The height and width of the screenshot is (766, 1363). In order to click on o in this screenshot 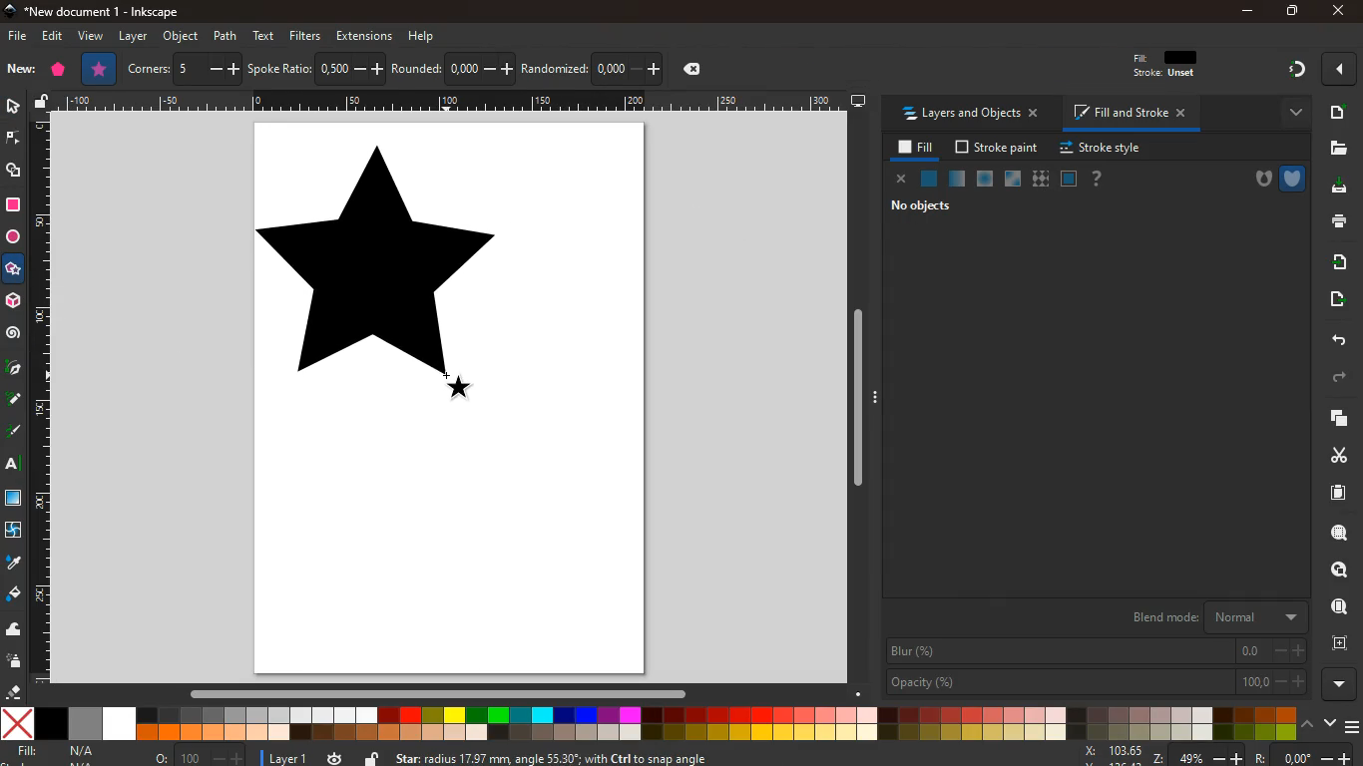, I will do `click(201, 757)`.